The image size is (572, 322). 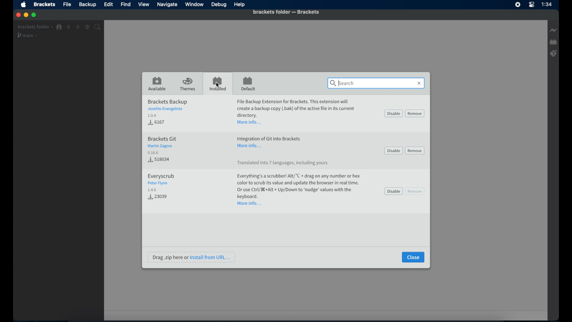 I want to click on drag .zip here or install from url..., so click(x=191, y=257).